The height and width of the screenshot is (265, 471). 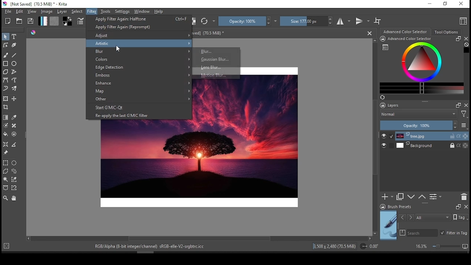 What do you see at coordinates (15, 36) in the screenshot?
I see `text tool` at bounding box center [15, 36].